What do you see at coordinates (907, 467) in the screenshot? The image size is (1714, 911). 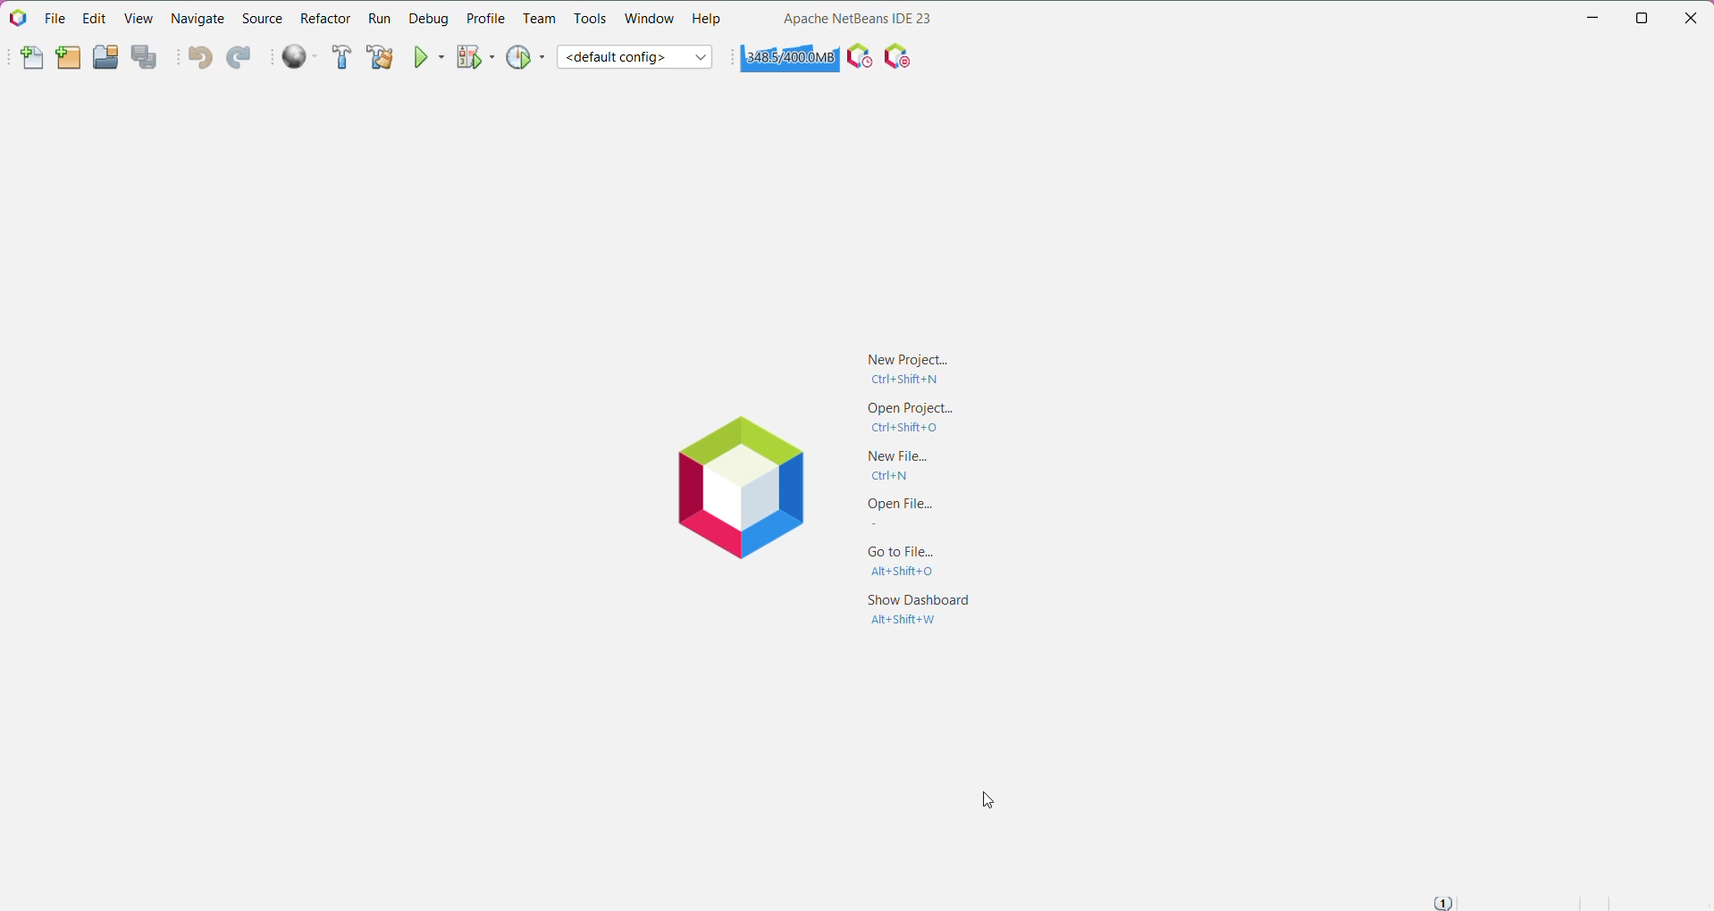 I see `New File` at bounding box center [907, 467].